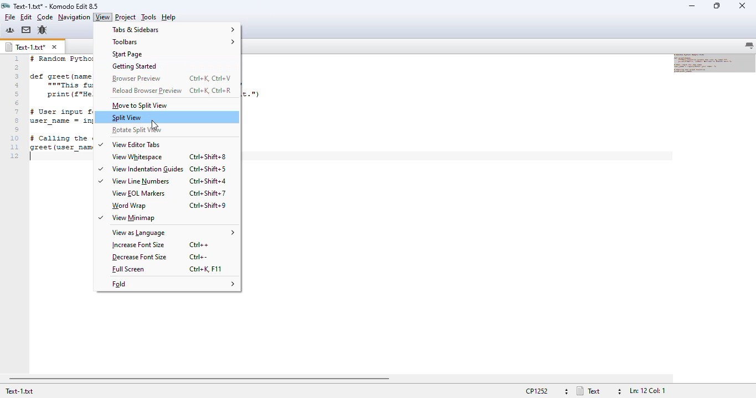  I want to click on navigation, so click(74, 17).